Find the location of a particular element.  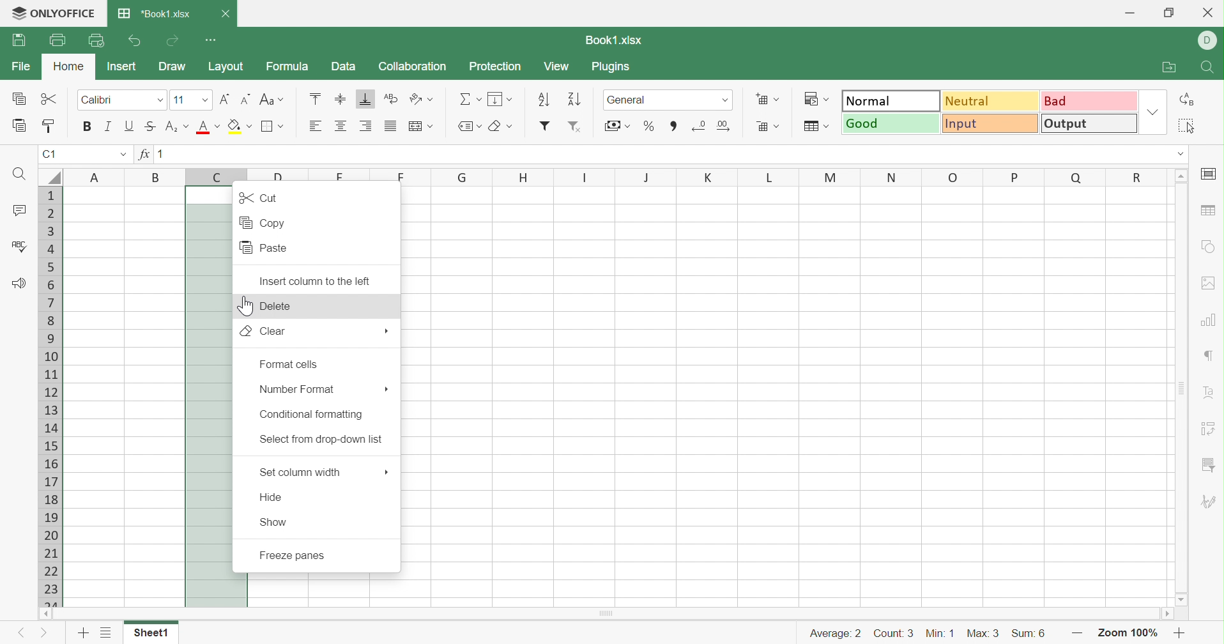

Image settings is located at coordinates (1210, 284).